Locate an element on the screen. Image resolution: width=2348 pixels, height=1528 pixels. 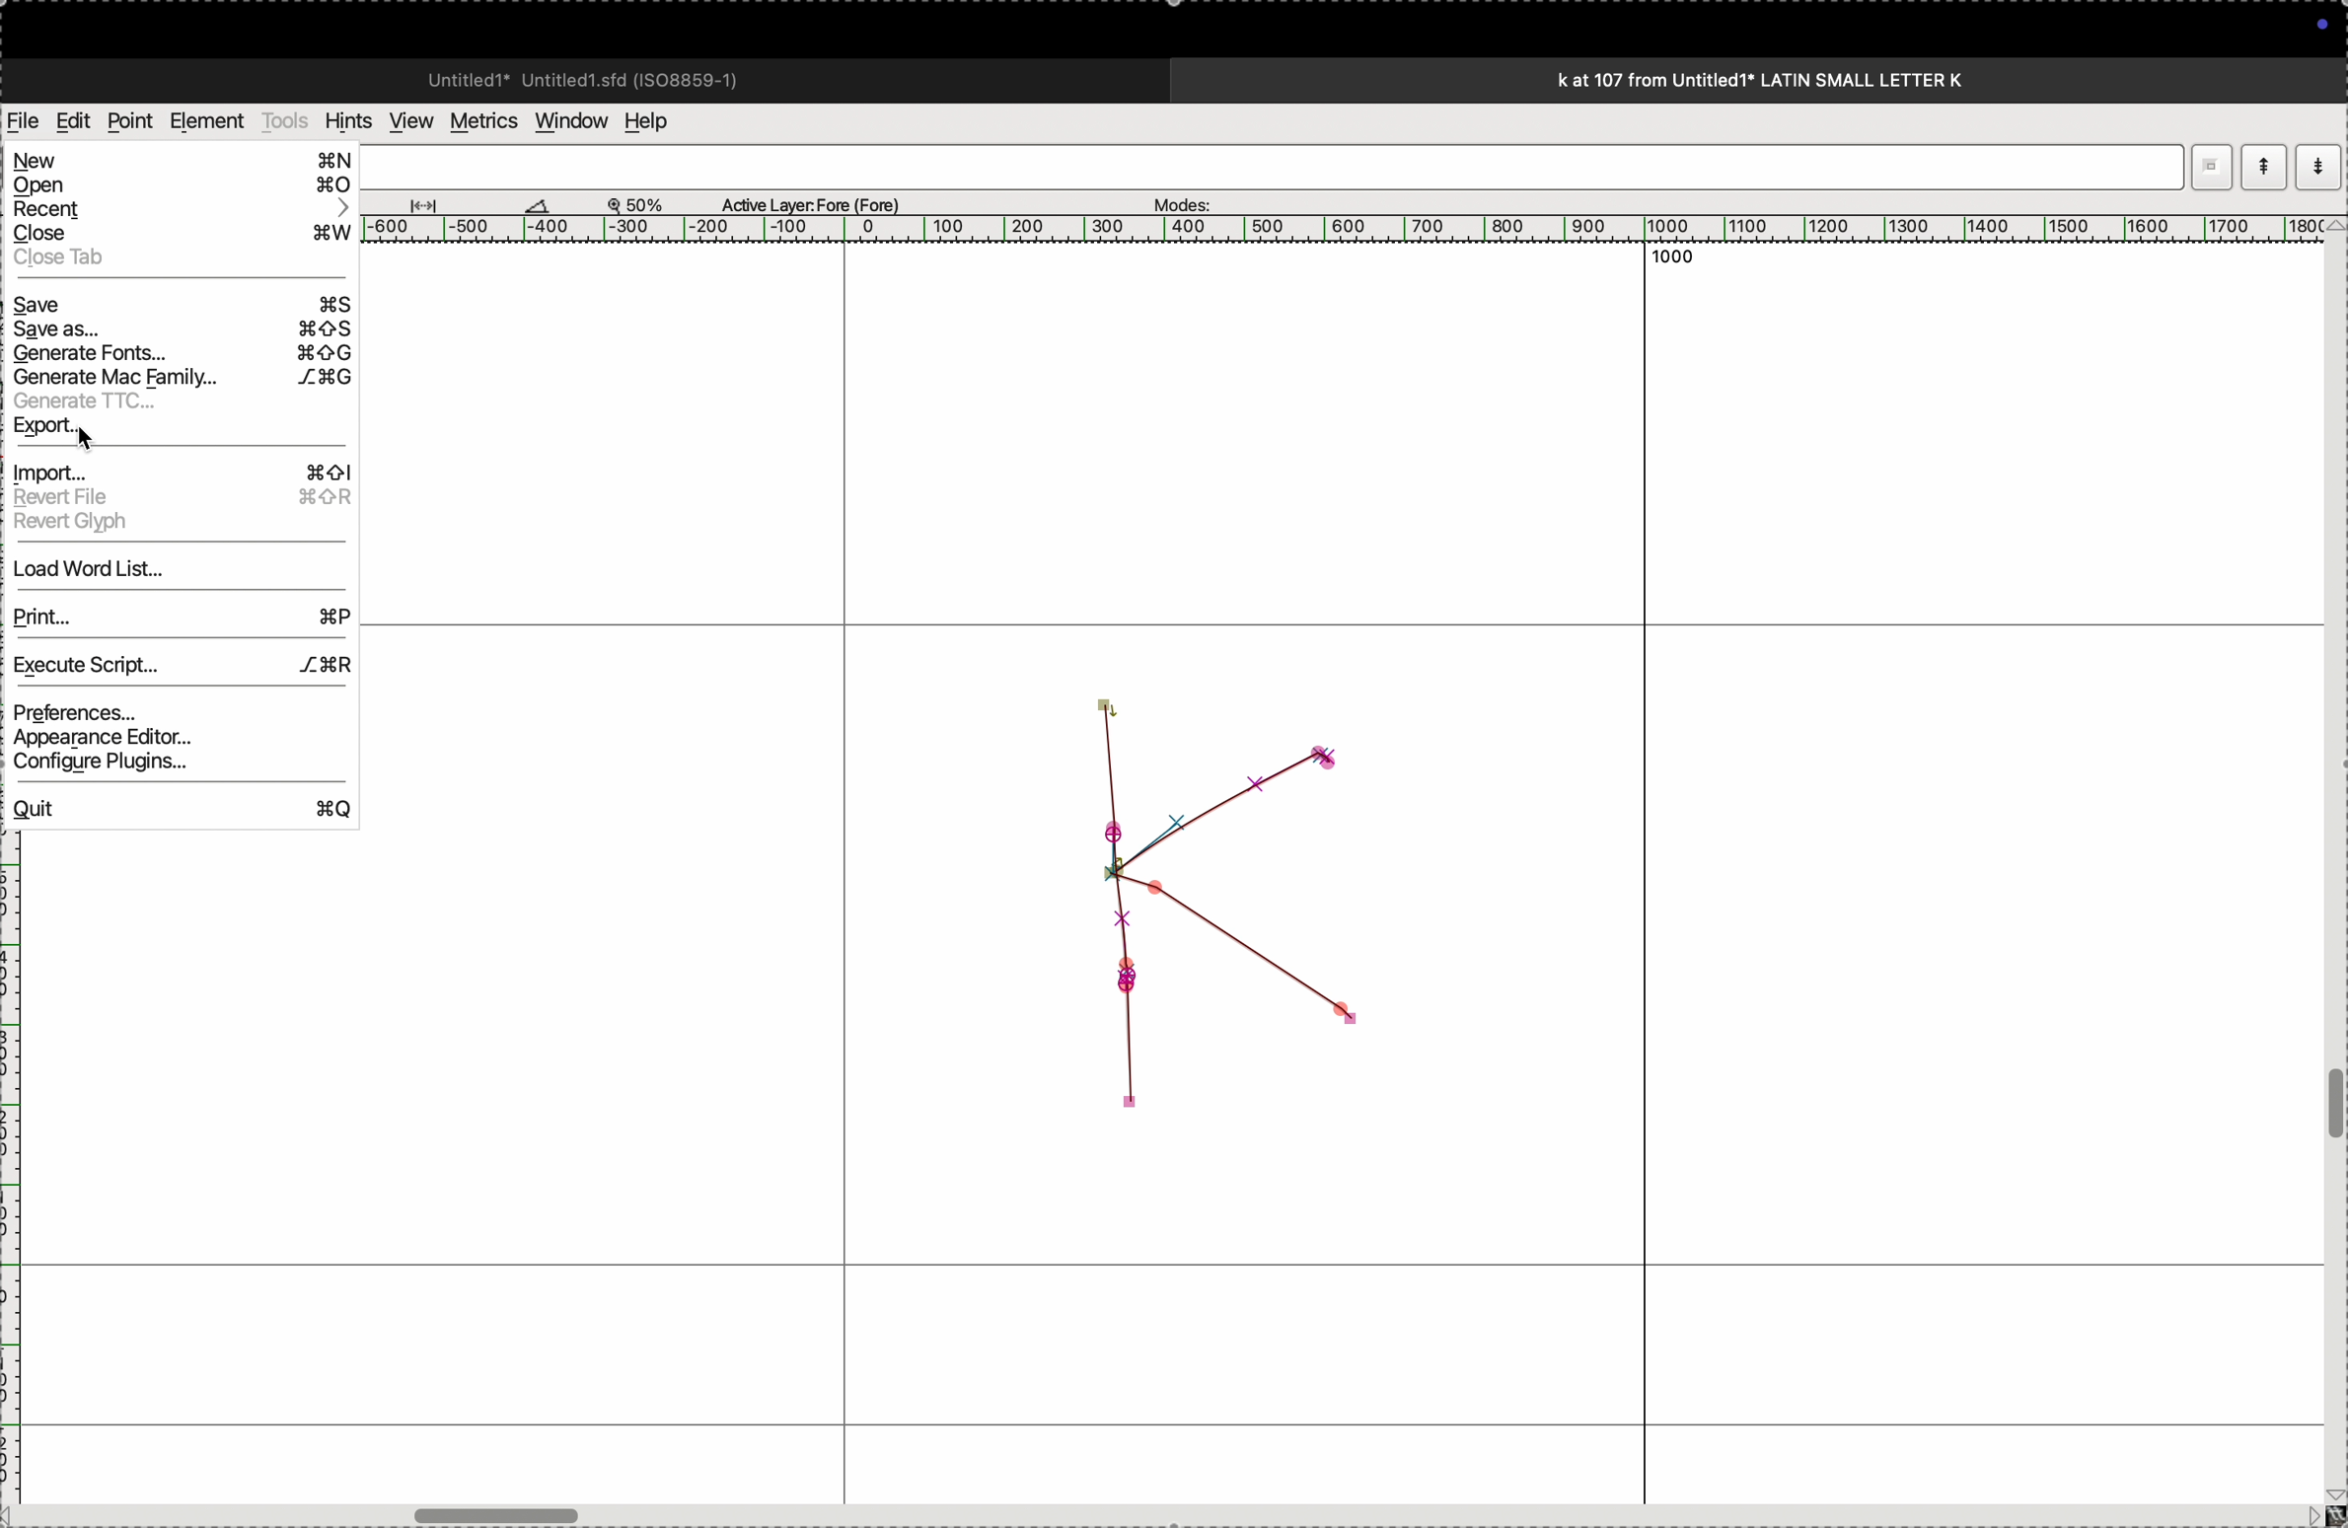
close is located at coordinates (180, 235).